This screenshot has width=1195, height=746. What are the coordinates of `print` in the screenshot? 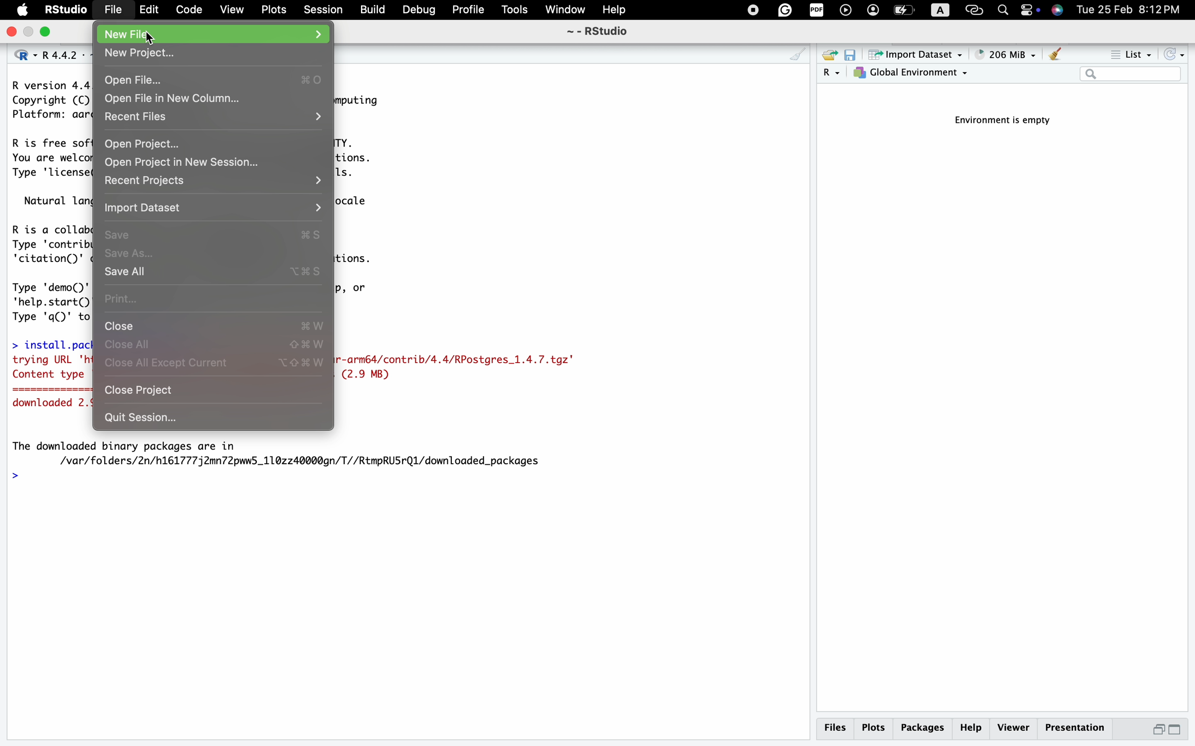 It's located at (213, 298).